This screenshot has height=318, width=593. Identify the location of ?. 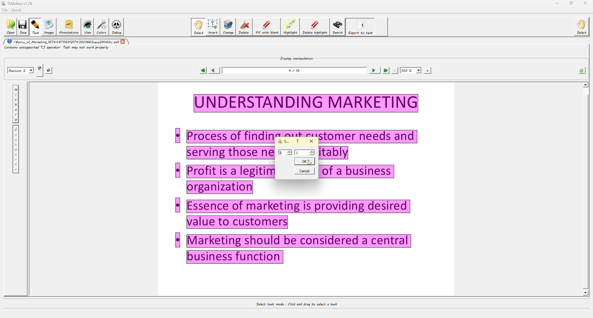
(297, 141).